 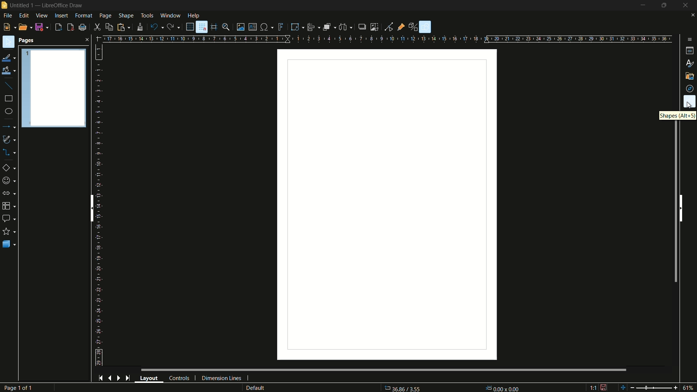 I want to click on workspace, so click(x=386, y=204).